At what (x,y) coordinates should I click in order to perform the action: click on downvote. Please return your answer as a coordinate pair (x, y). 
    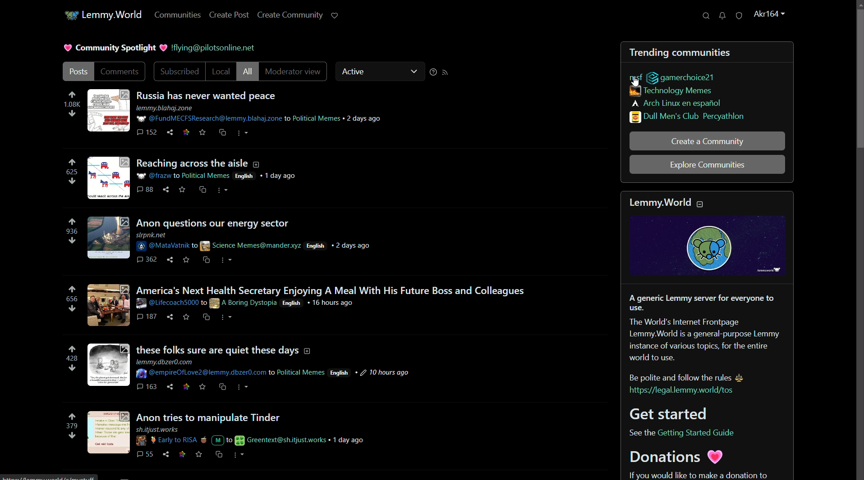
    Looking at the image, I should click on (71, 309).